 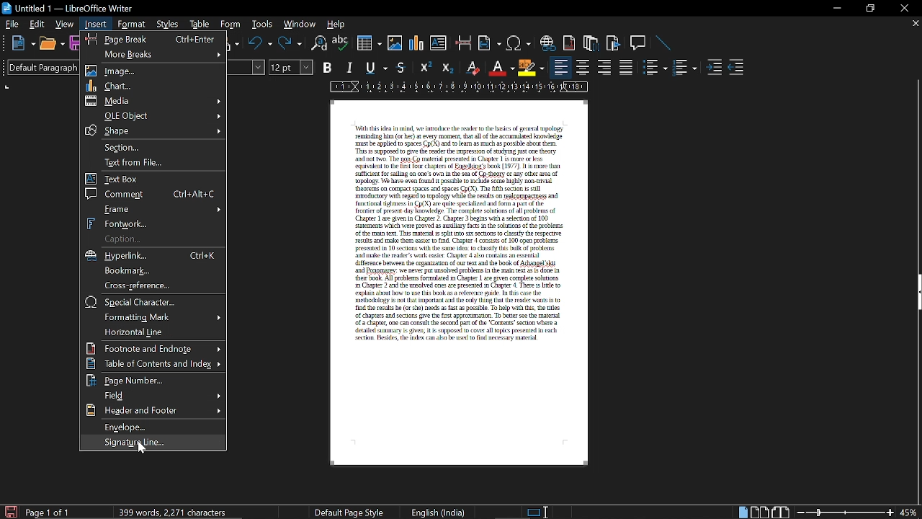 What do you see at coordinates (738, 68) in the screenshot?
I see `decrease indent` at bounding box center [738, 68].